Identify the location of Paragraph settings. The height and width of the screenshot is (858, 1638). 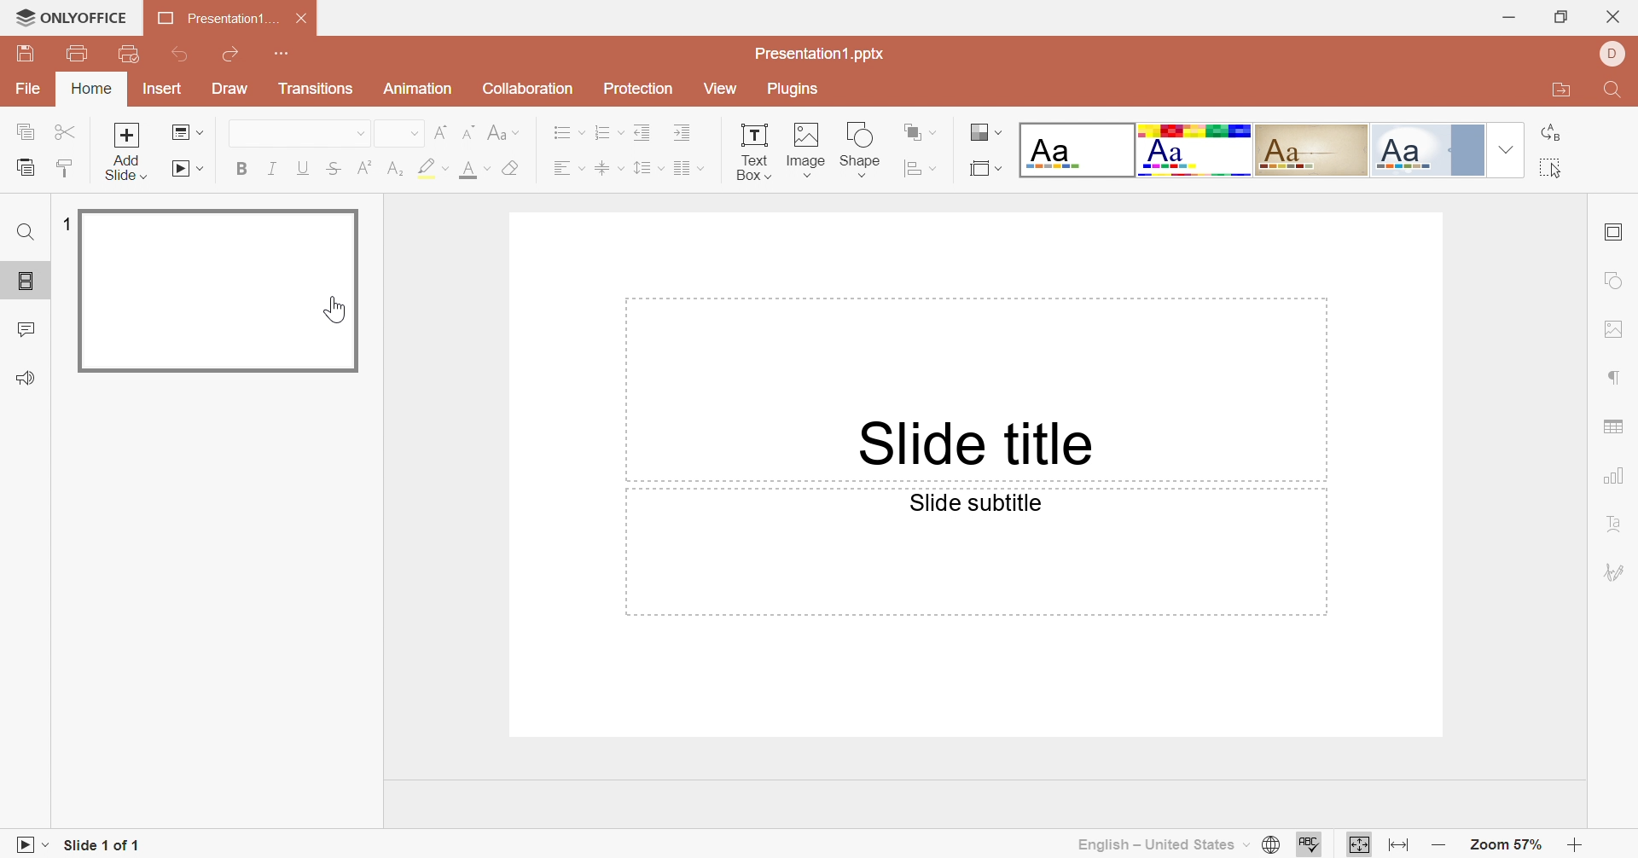
(1615, 379).